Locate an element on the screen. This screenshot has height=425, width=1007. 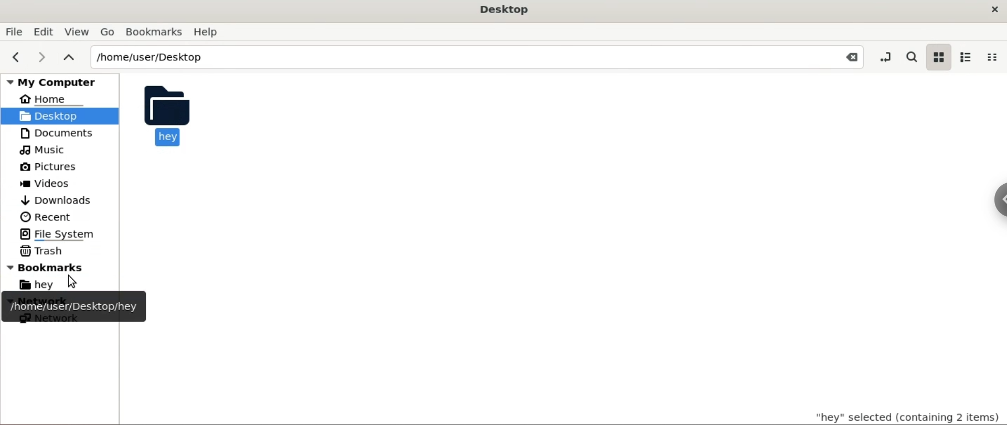
Edit is located at coordinates (45, 30).